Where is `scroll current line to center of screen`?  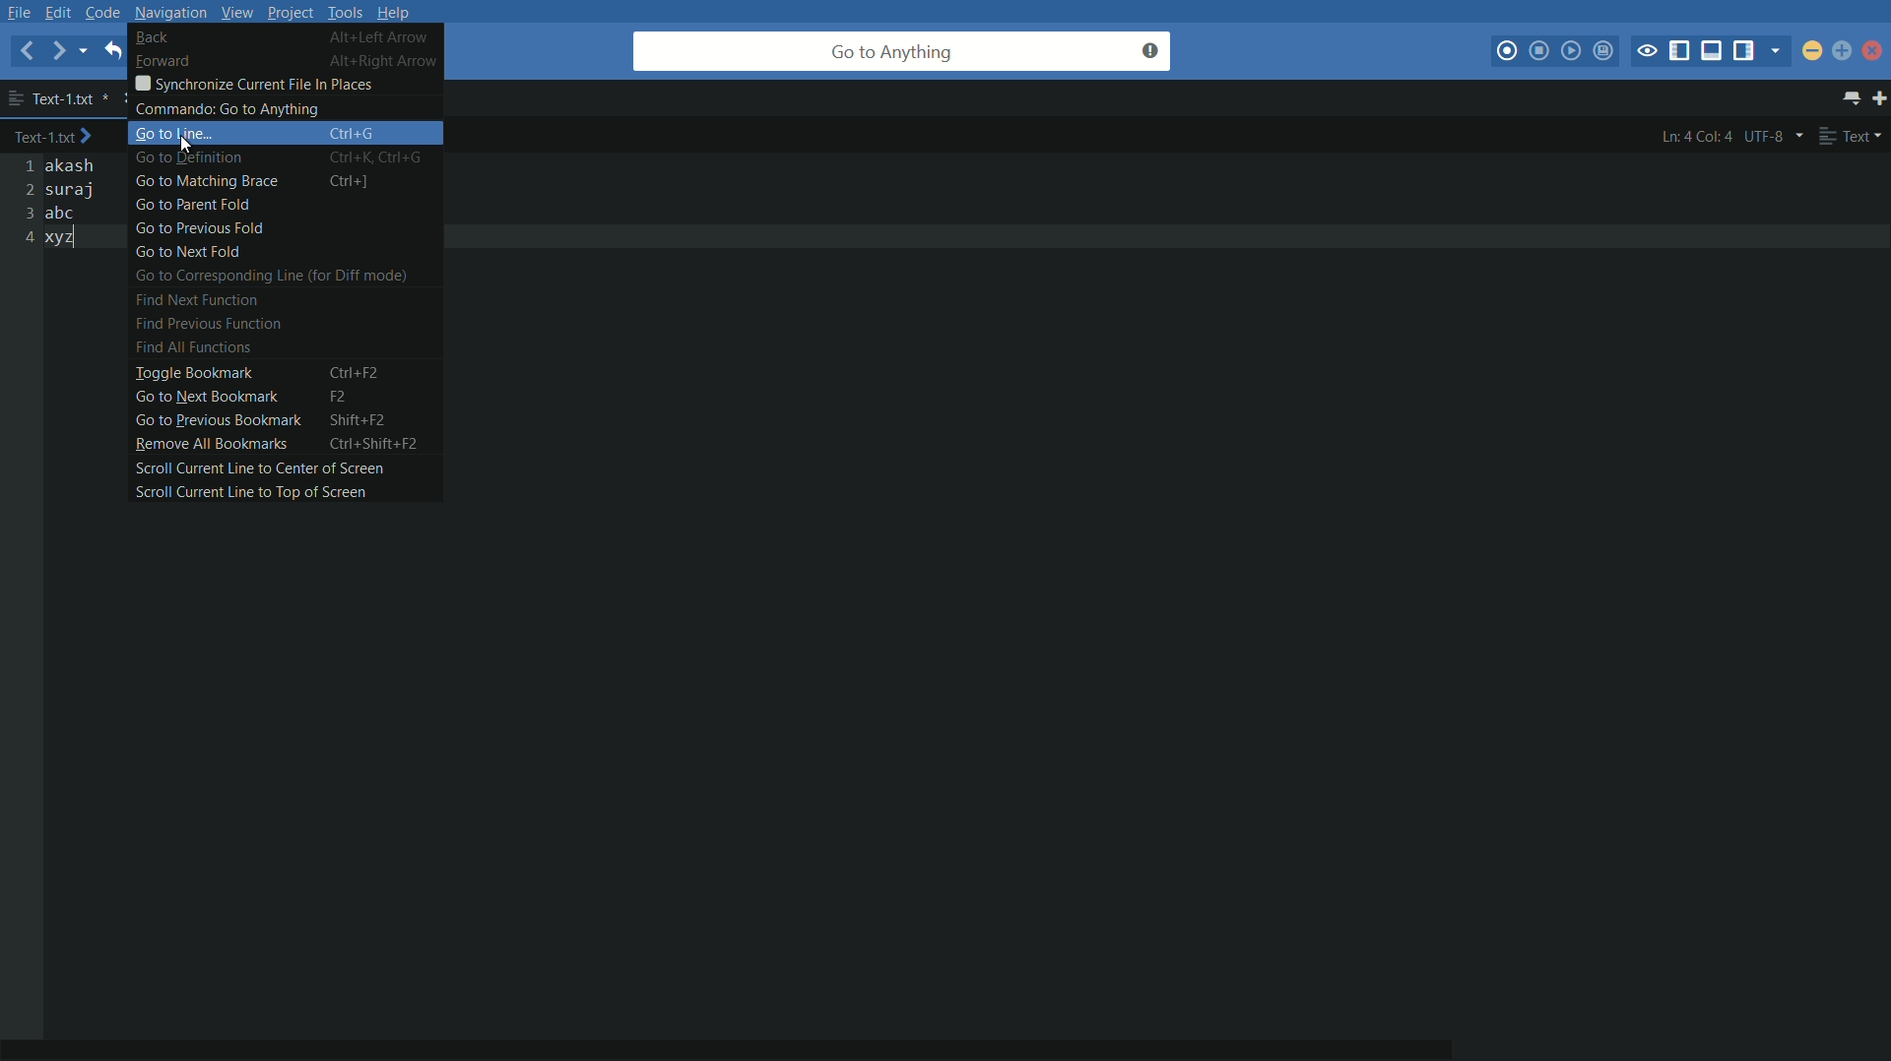
scroll current line to center of screen is located at coordinates (255, 467).